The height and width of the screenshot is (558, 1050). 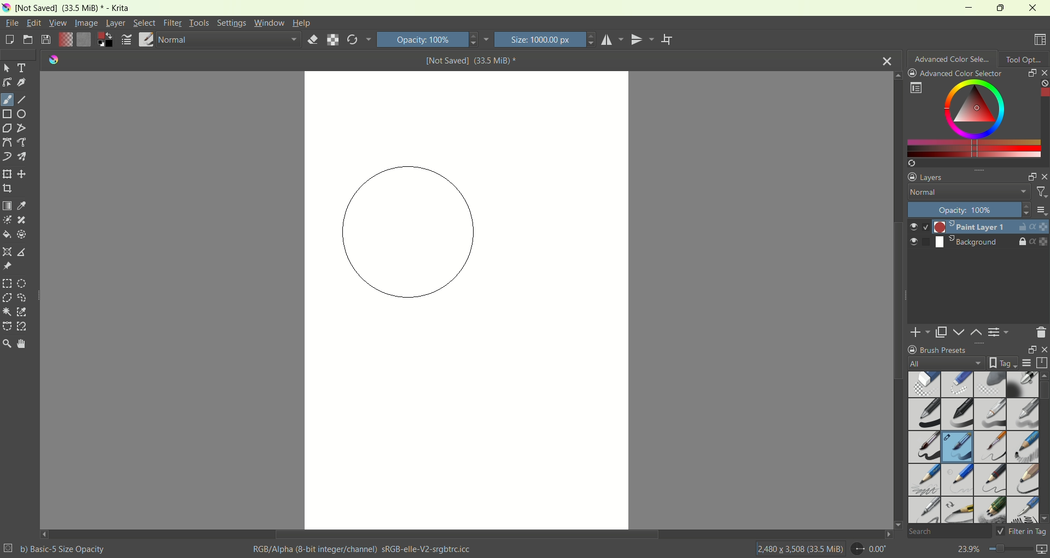 I want to click on edit brush settings, so click(x=127, y=40).